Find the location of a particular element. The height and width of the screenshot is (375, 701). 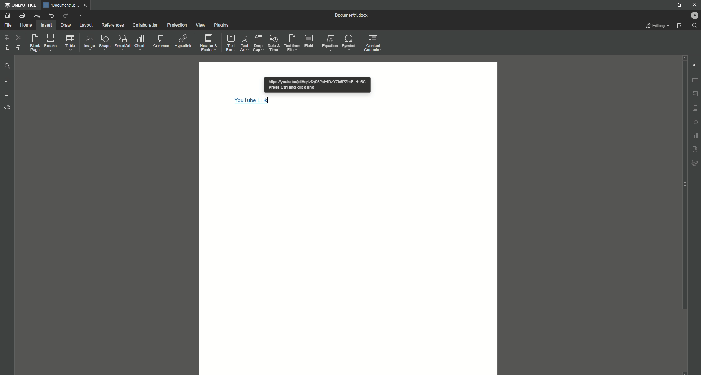

Choose Styling is located at coordinates (18, 48).